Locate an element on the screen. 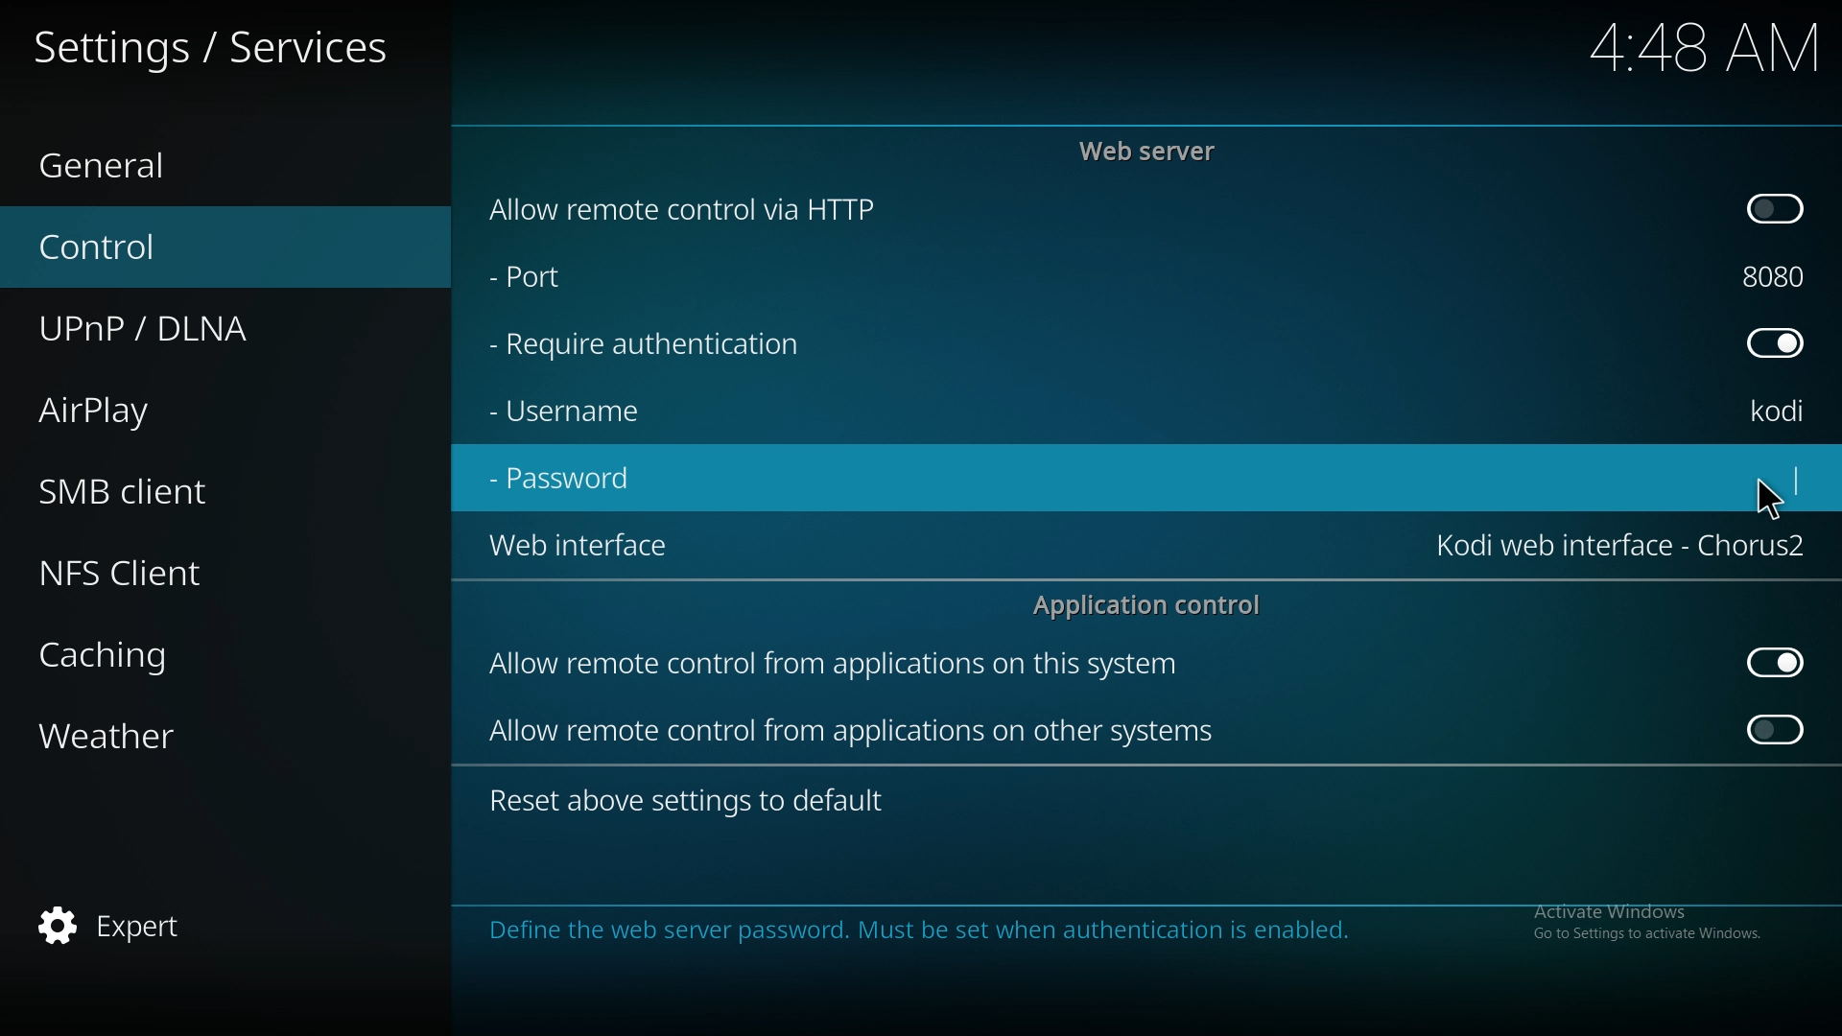 The image size is (1842, 1036). web server is located at coordinates (1157, 149).